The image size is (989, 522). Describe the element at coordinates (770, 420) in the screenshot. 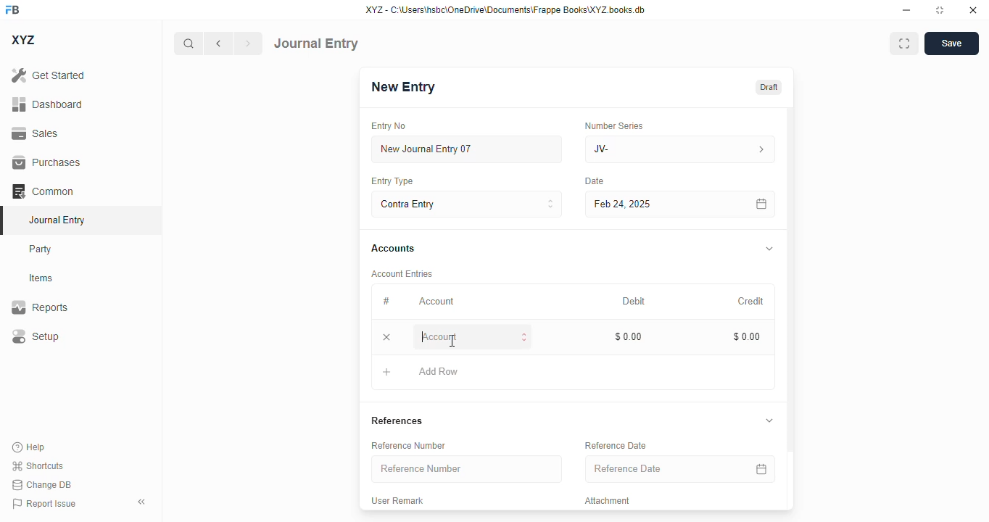

I see `toggle expand/collapse` at that location.